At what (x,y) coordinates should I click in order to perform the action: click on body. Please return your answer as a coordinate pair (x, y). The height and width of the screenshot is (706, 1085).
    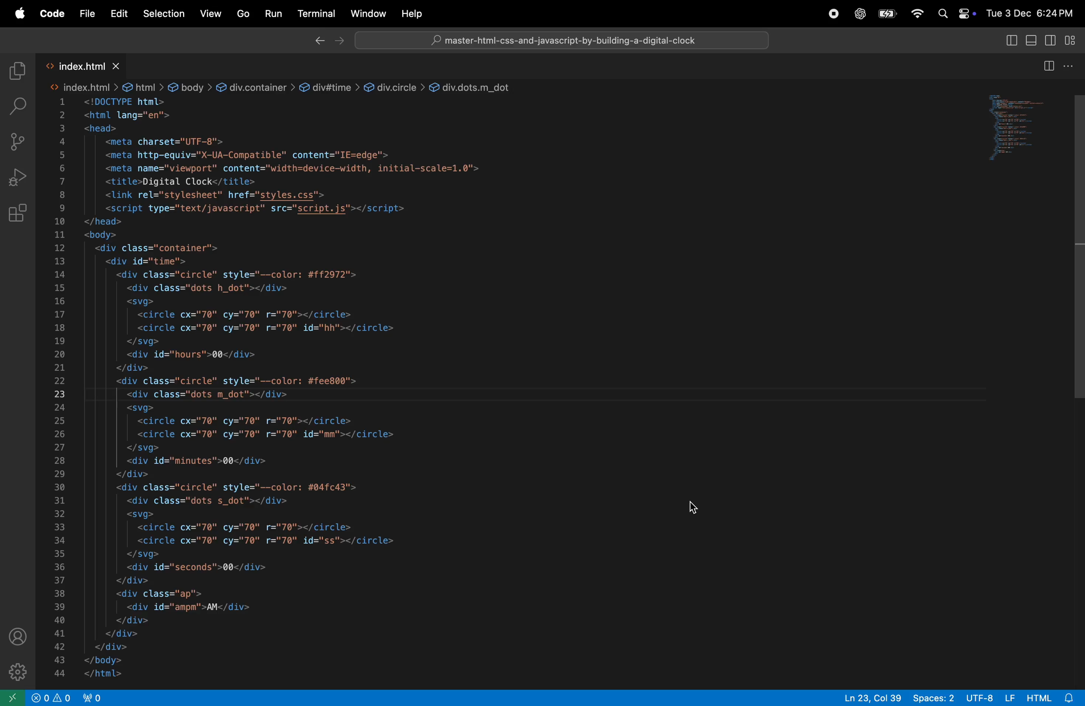
    Looking at the image, I should click on (190, 88).